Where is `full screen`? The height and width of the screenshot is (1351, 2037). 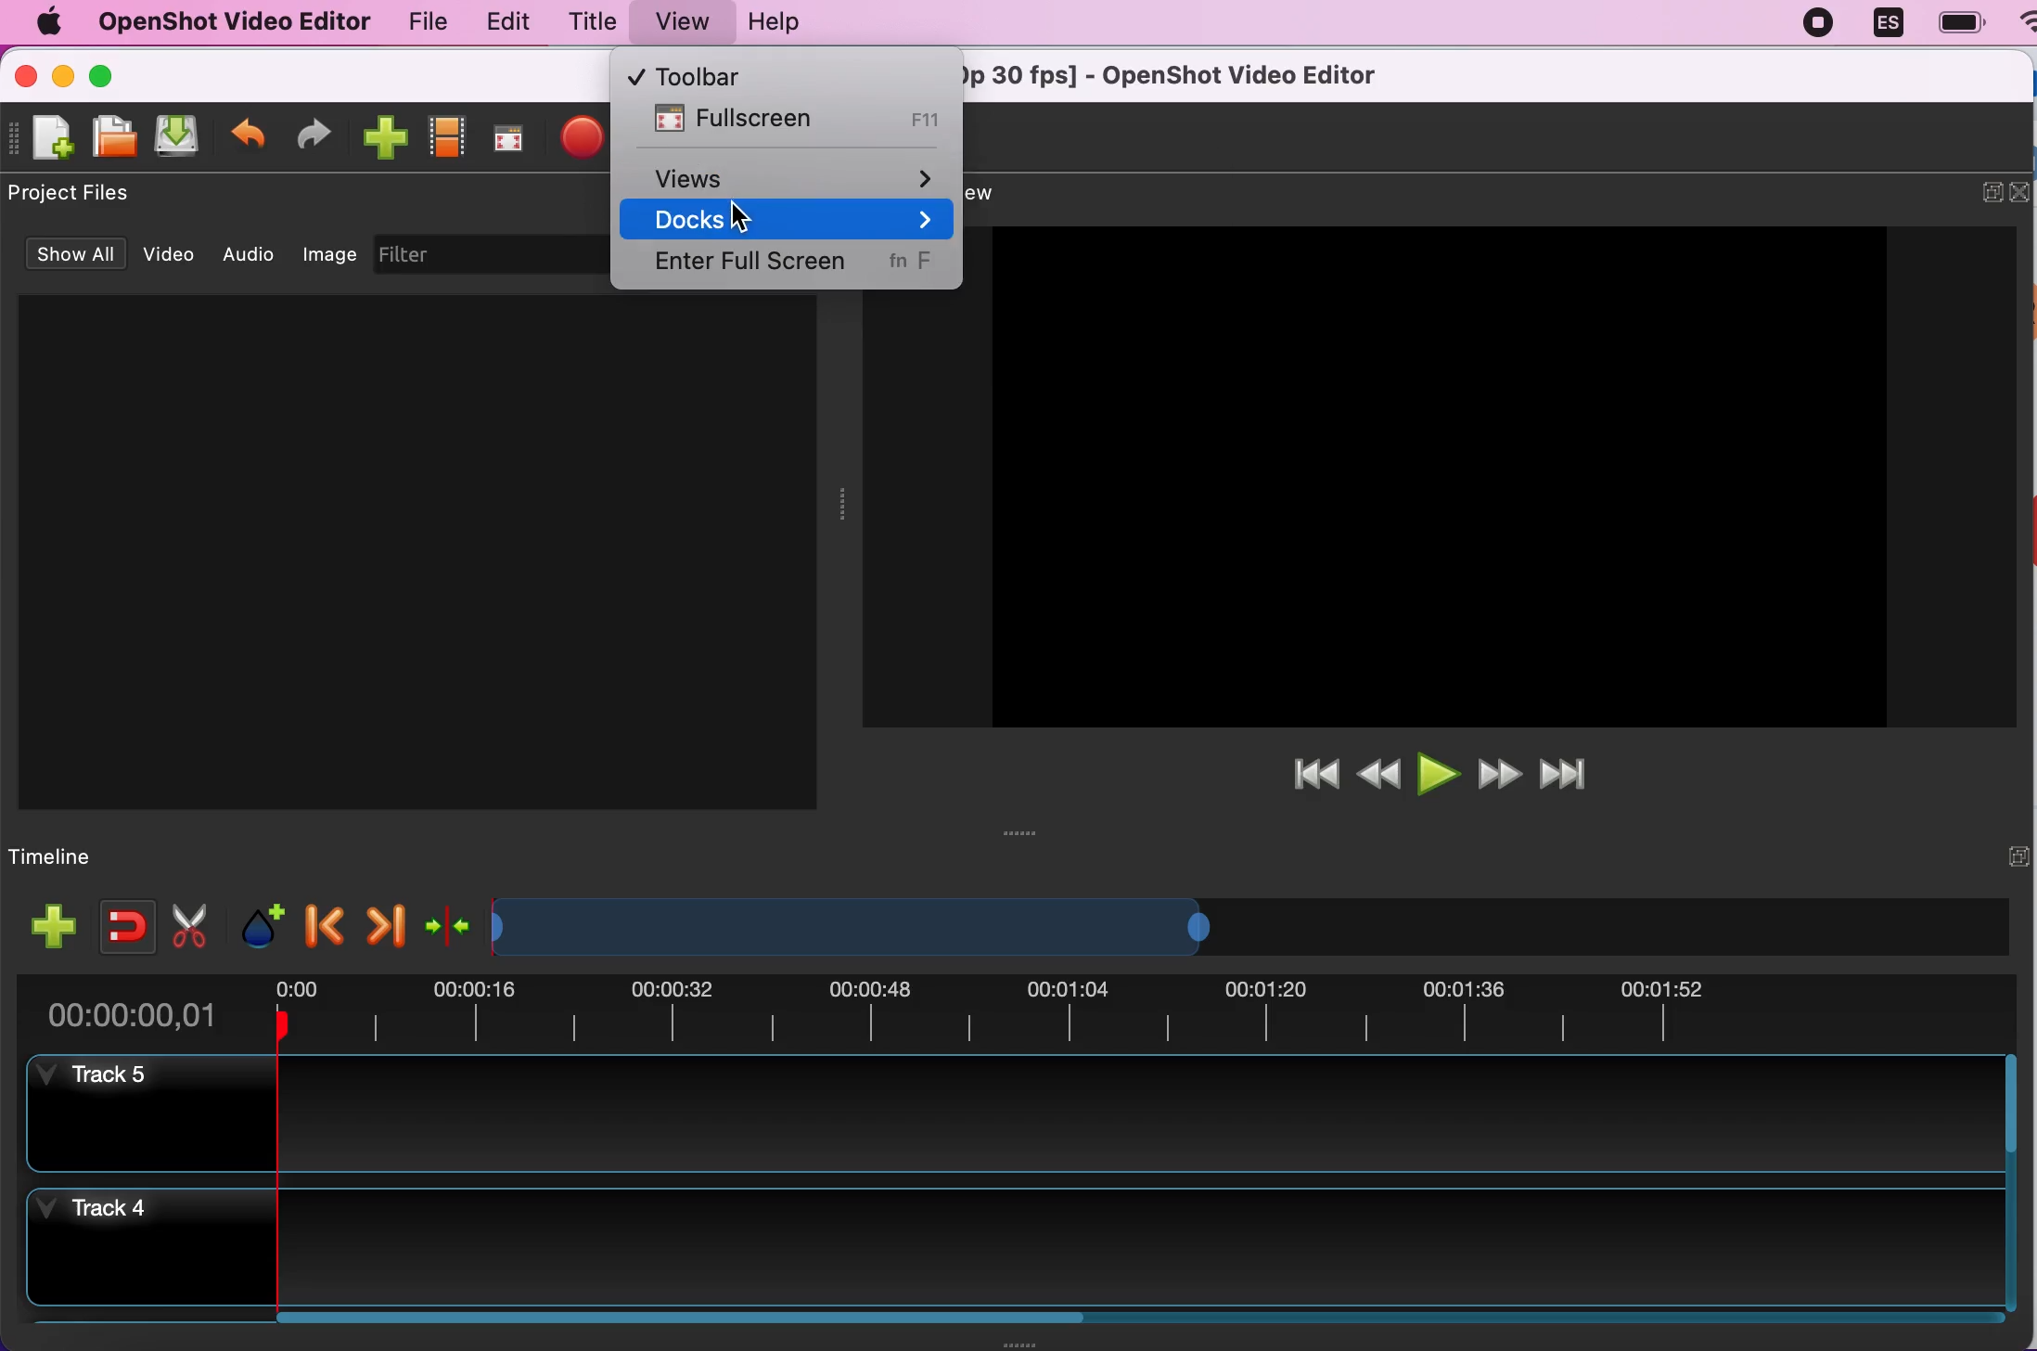 full screen is located at coordinates (508, 140).